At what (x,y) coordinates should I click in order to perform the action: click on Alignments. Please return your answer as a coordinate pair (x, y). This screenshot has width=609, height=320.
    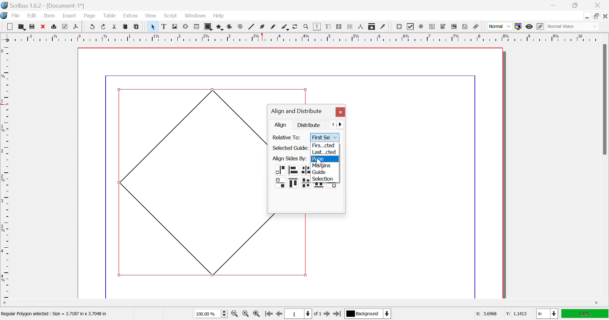
    Looking at the image, I should click on (291, 178).